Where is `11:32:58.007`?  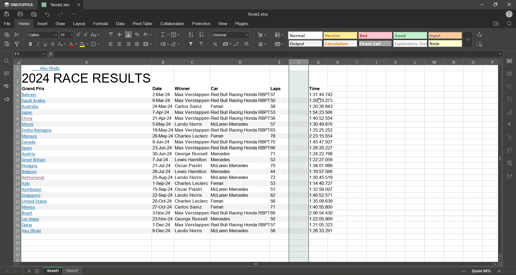
11:32:58.007 is located at coordinates (324, 189).